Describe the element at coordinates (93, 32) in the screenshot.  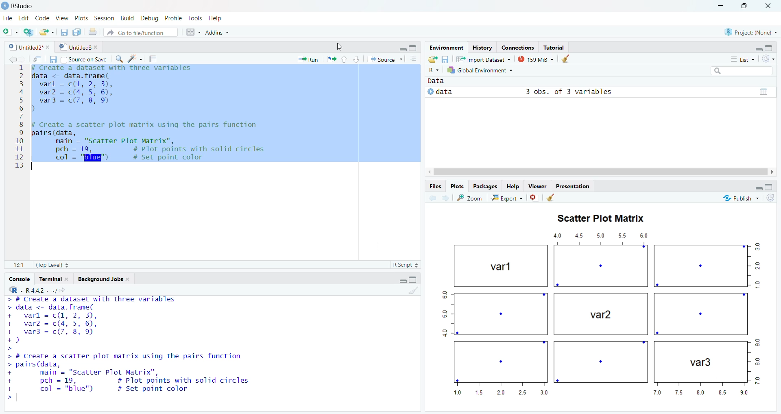
I see `Print document` at that location.